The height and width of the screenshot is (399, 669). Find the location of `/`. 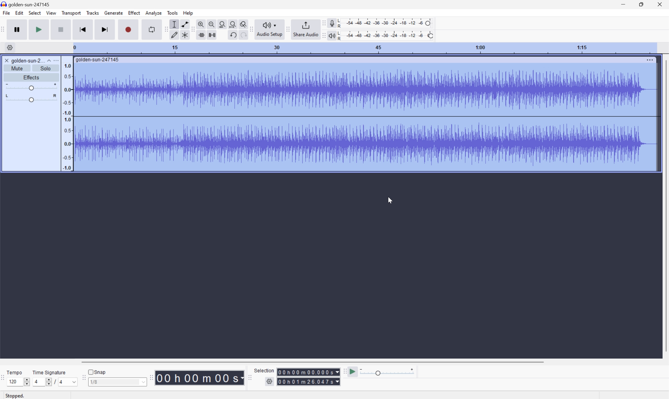

/ is located at coordinates (55, 382).